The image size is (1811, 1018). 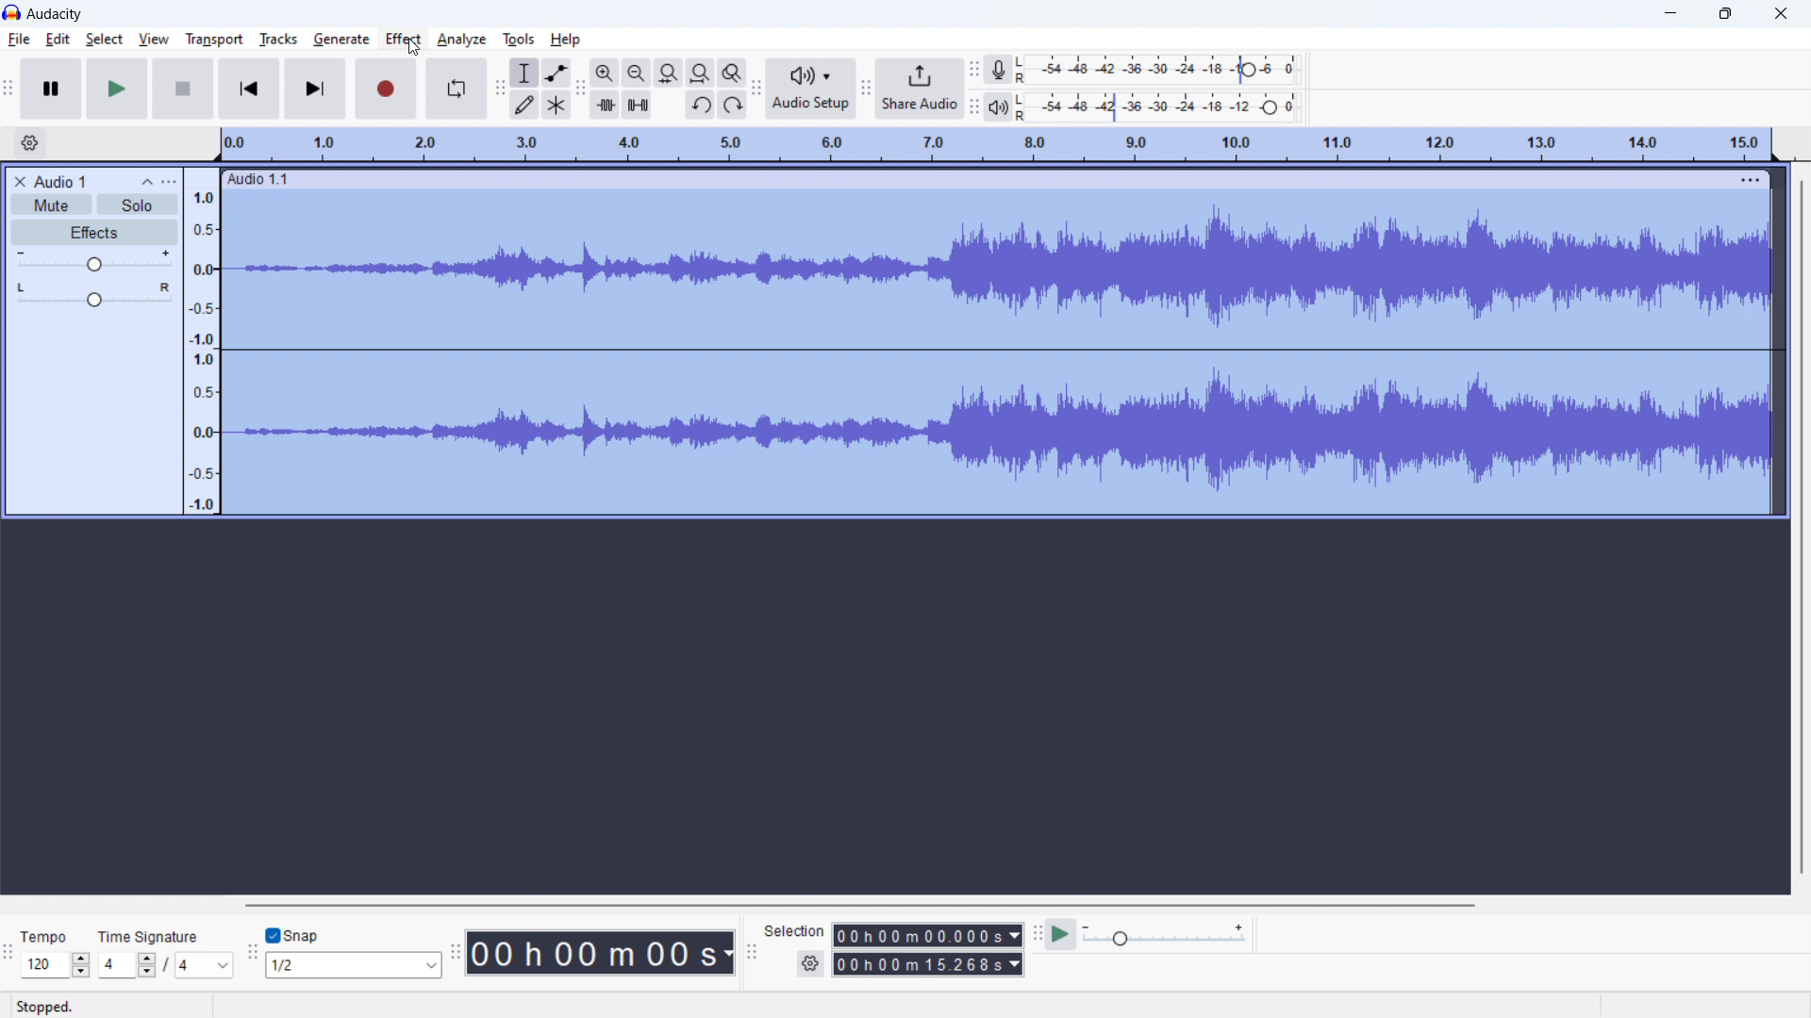 I want to click on solo, so click(x=138, y=204).